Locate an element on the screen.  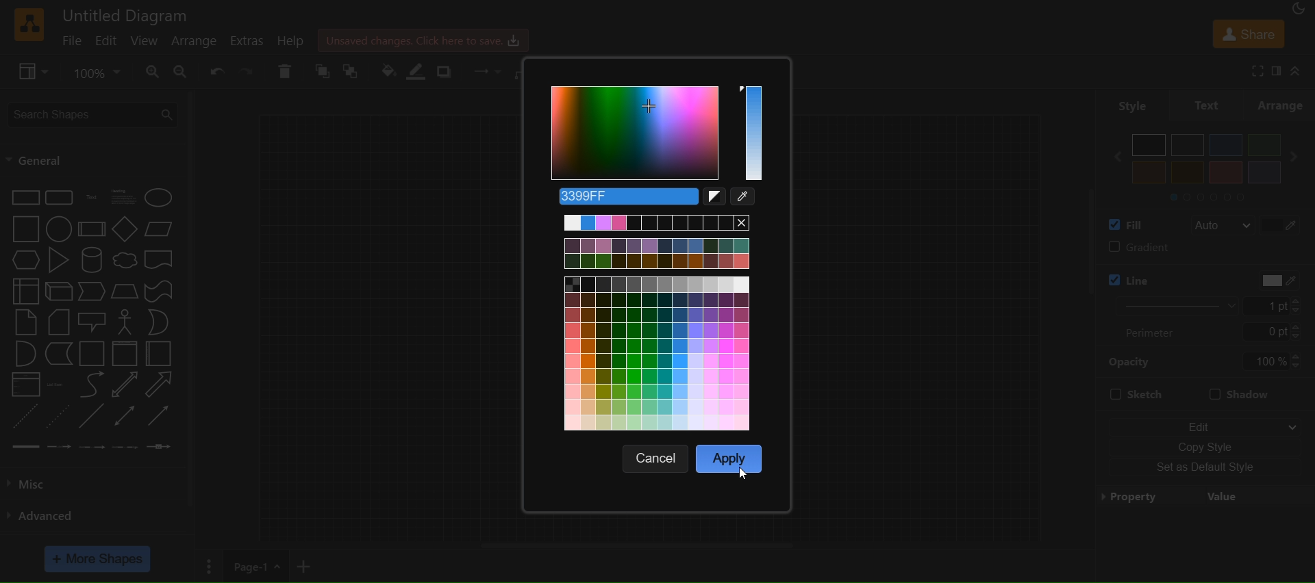
cube is located at coordinates (59, 292).